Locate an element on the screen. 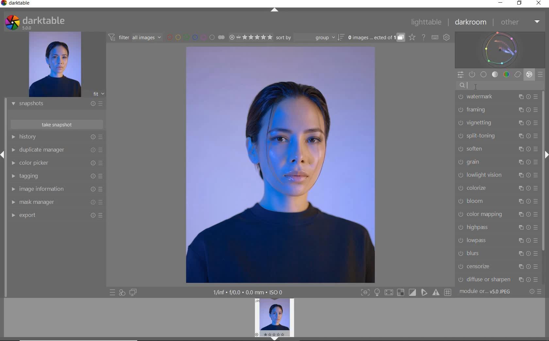 Image resolution: width=549 pixels, height=341 pixels. Button is located at coordinates (437, 292).